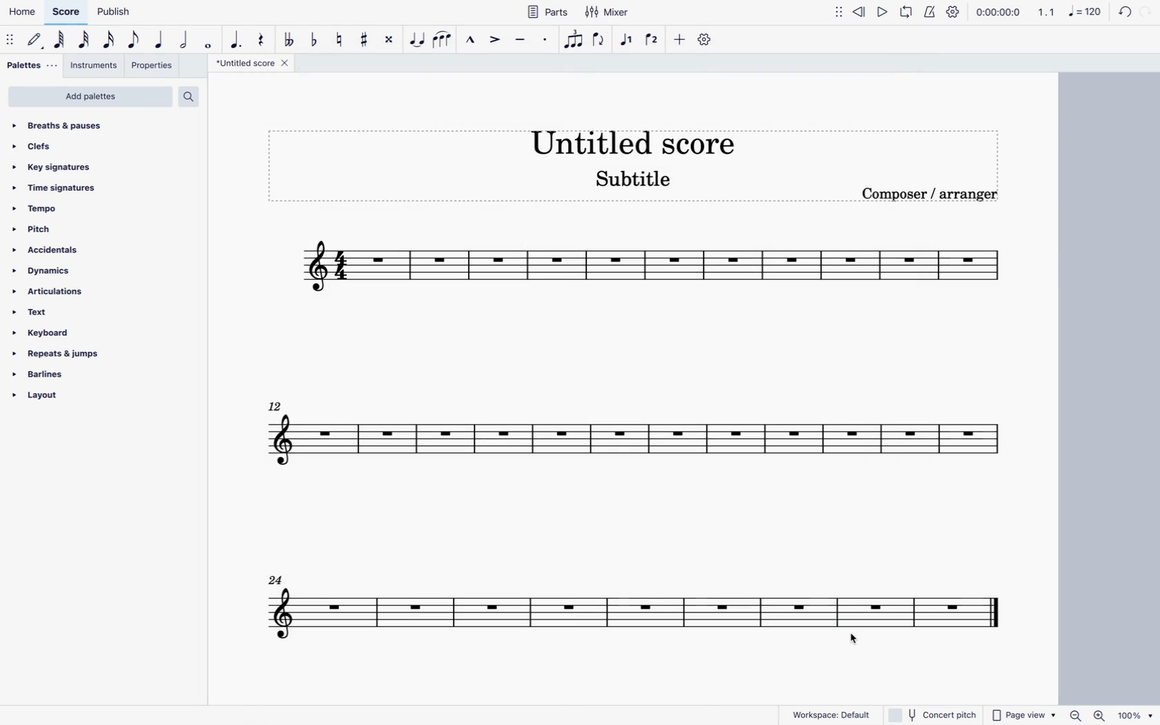  I want to click on Parts, so click(548, 14).